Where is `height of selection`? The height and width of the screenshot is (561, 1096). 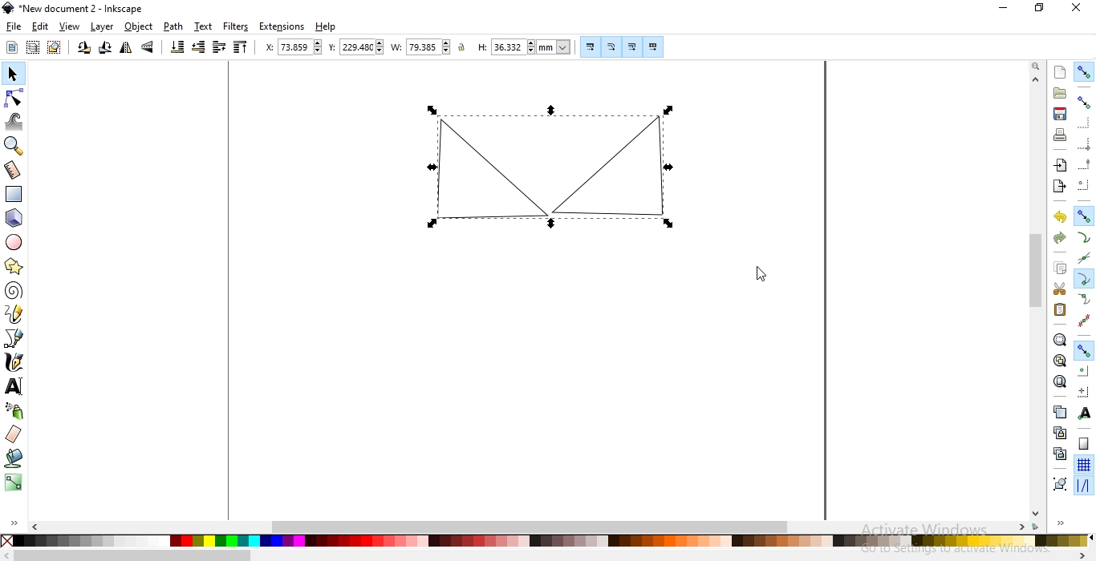
height of selection is located at coordinates (524, 46).